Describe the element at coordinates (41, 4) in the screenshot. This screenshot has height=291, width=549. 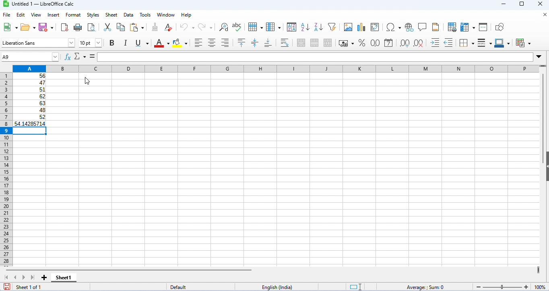
I see `title` at that location.